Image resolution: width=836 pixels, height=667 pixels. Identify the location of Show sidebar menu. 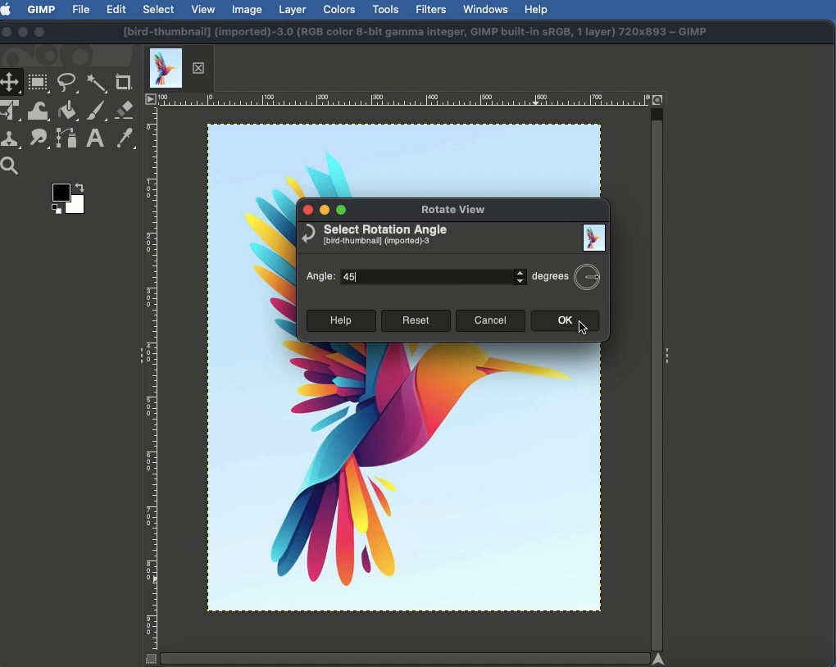
(137, 357).